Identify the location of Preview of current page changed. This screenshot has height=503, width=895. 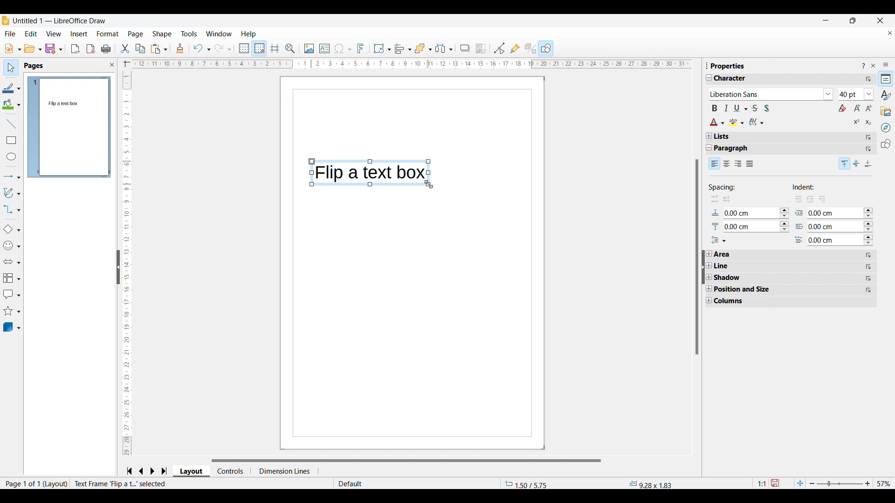
(74, 127).